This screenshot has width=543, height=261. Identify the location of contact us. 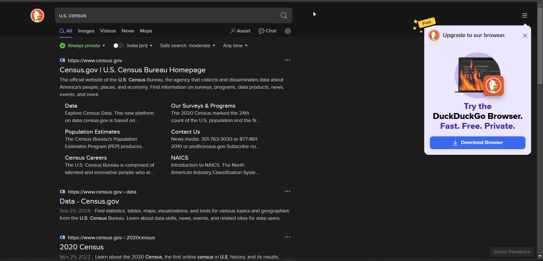
(191, 132).